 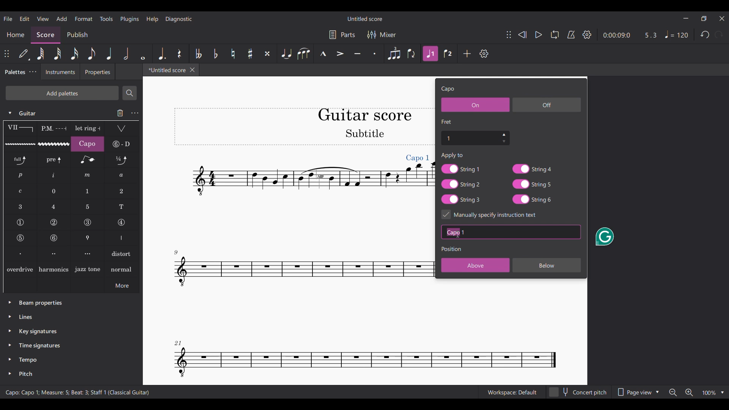 I want to click on Accent, so click(x=340, y=54).